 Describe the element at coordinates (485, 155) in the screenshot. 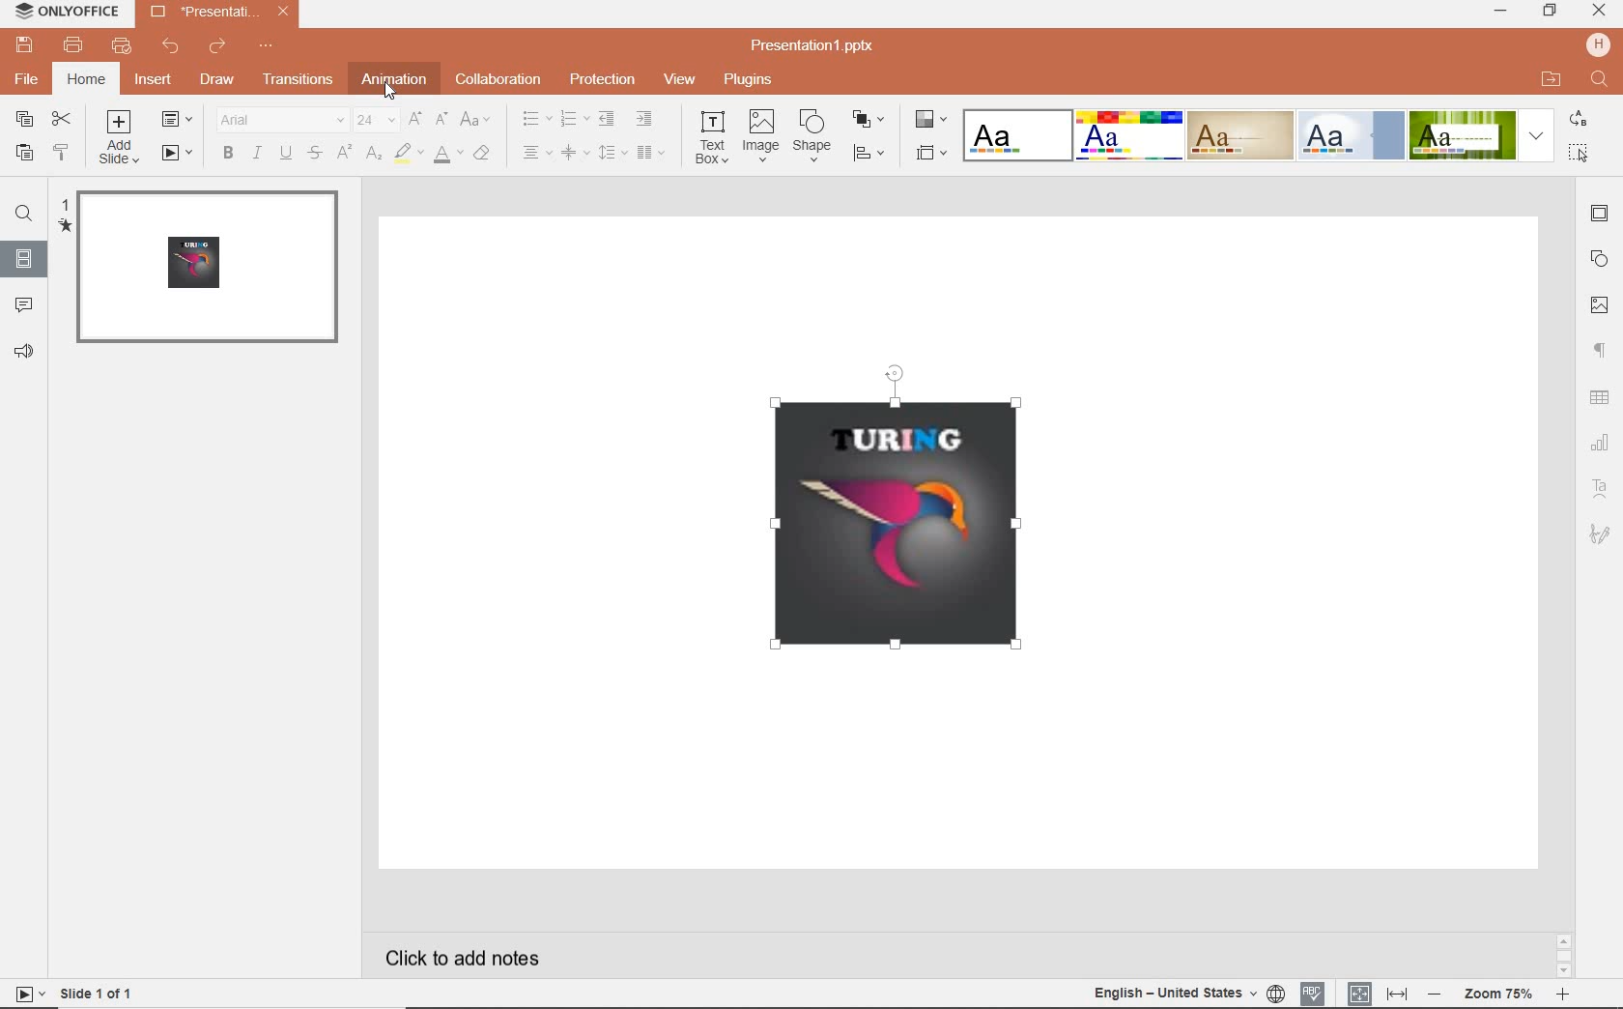

I see `clear style` at that location.